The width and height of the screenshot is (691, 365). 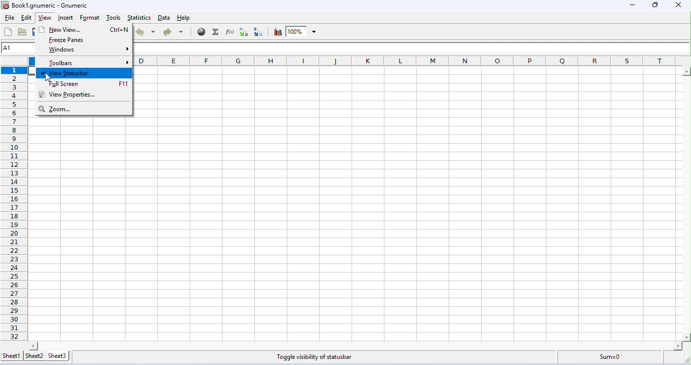 I want to click on freeze panes, so click(x=81, y=40).